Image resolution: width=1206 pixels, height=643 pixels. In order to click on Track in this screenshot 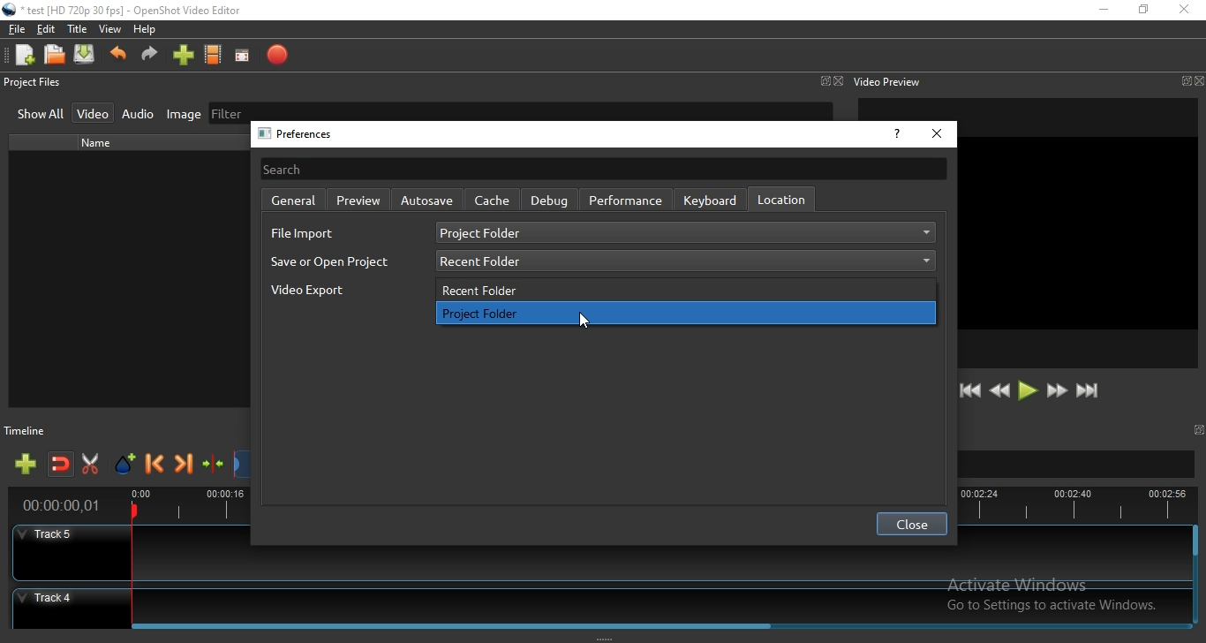, I will do `click(599, 602)`.